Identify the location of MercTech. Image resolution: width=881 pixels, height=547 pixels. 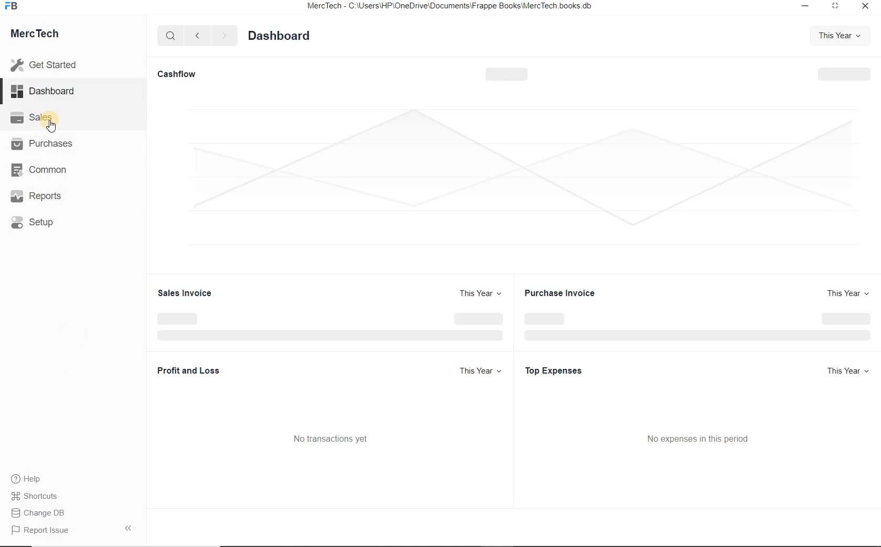
(40, 36).